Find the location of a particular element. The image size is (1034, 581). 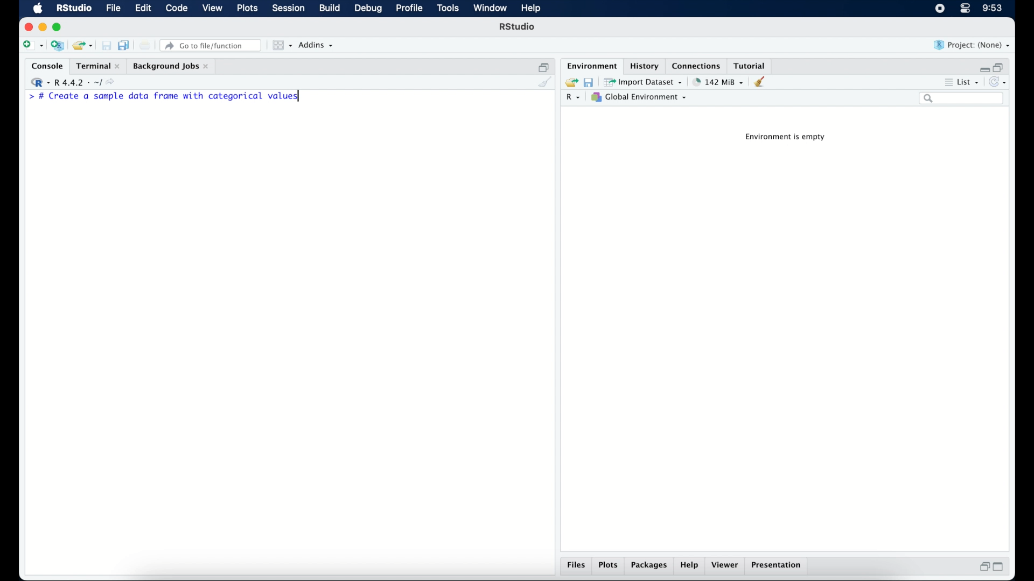

tutorial is located at coordinates (752, 65).